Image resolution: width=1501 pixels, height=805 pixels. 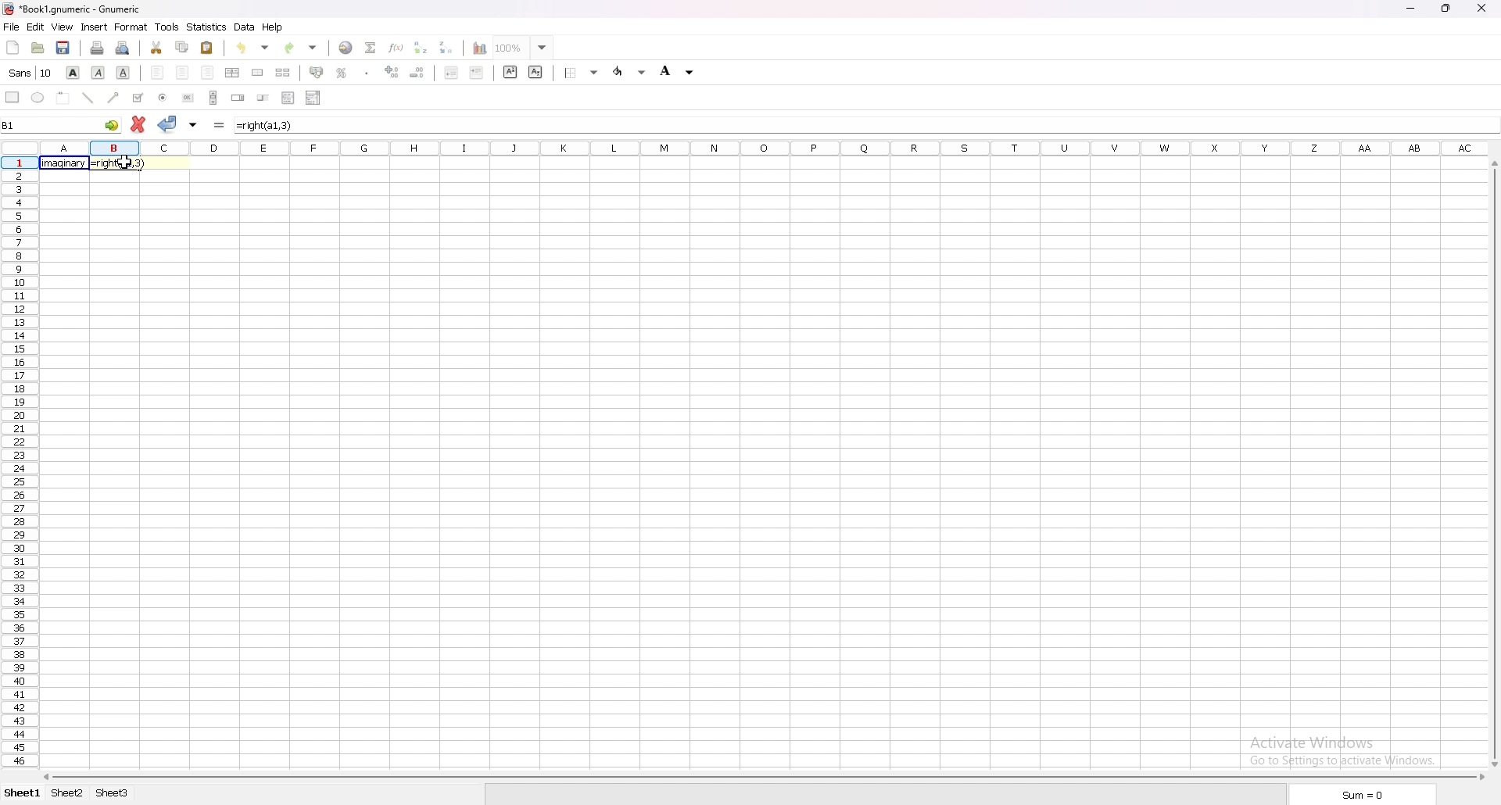 What do you see at coordinates (73, 73) in the screenshot?
I see `bold` at bounding box center [73, 73].